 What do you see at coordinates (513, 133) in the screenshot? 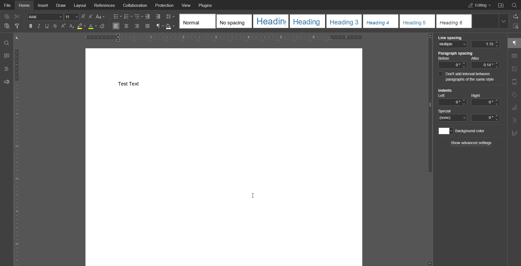
I see `Signature` at bounding box center [513, 133].